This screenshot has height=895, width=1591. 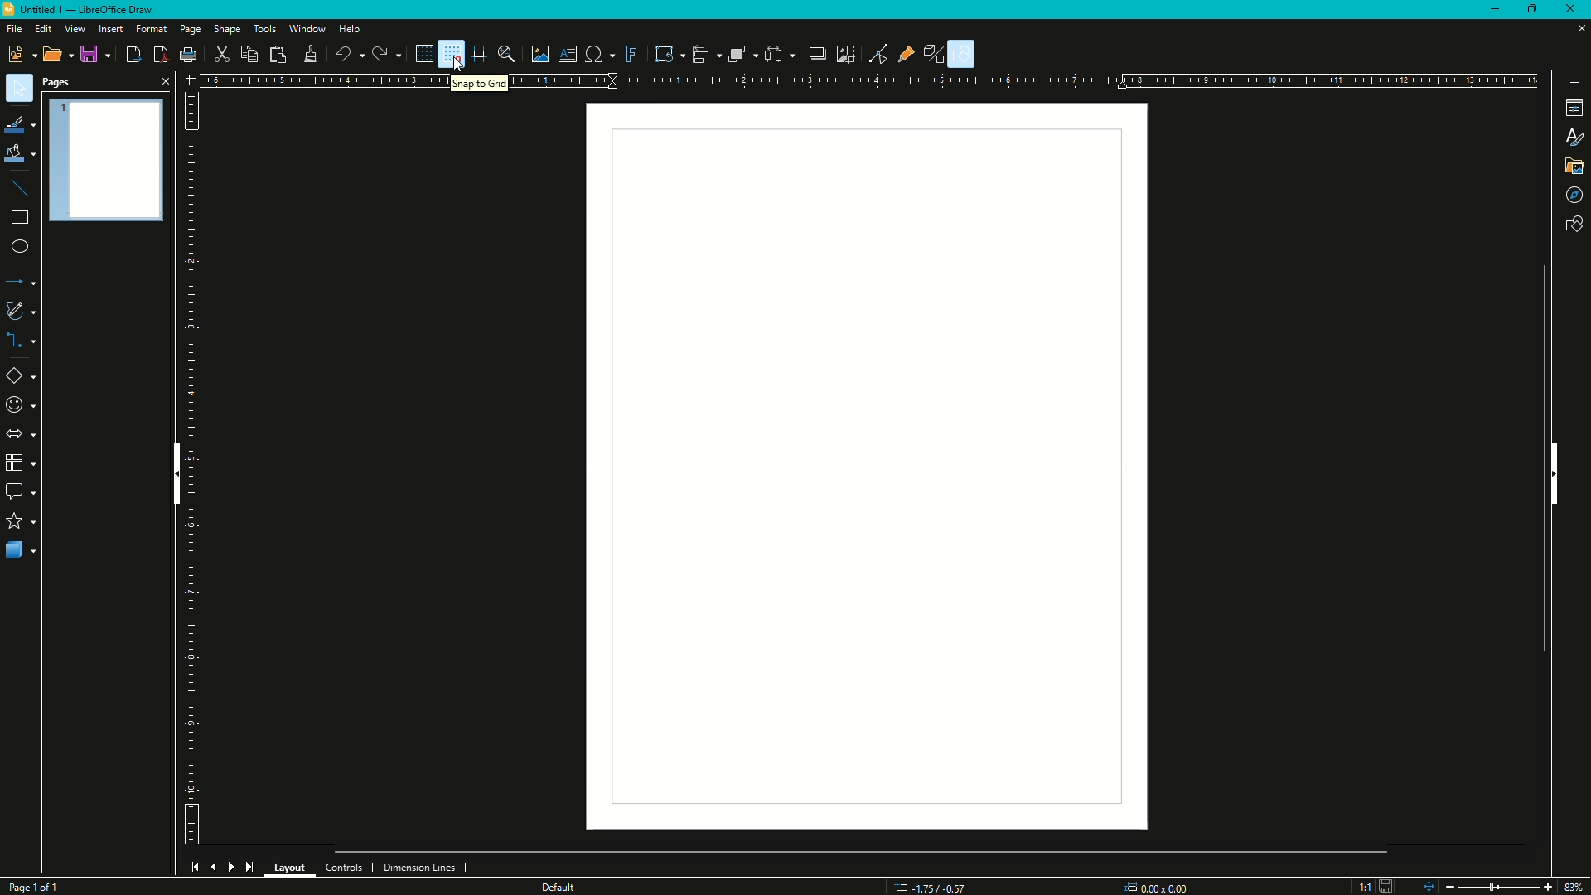 What do you see at coordinates (1571, 193) in the screenshot?
I see `Drag mode` at bounding box center [1571, 193].